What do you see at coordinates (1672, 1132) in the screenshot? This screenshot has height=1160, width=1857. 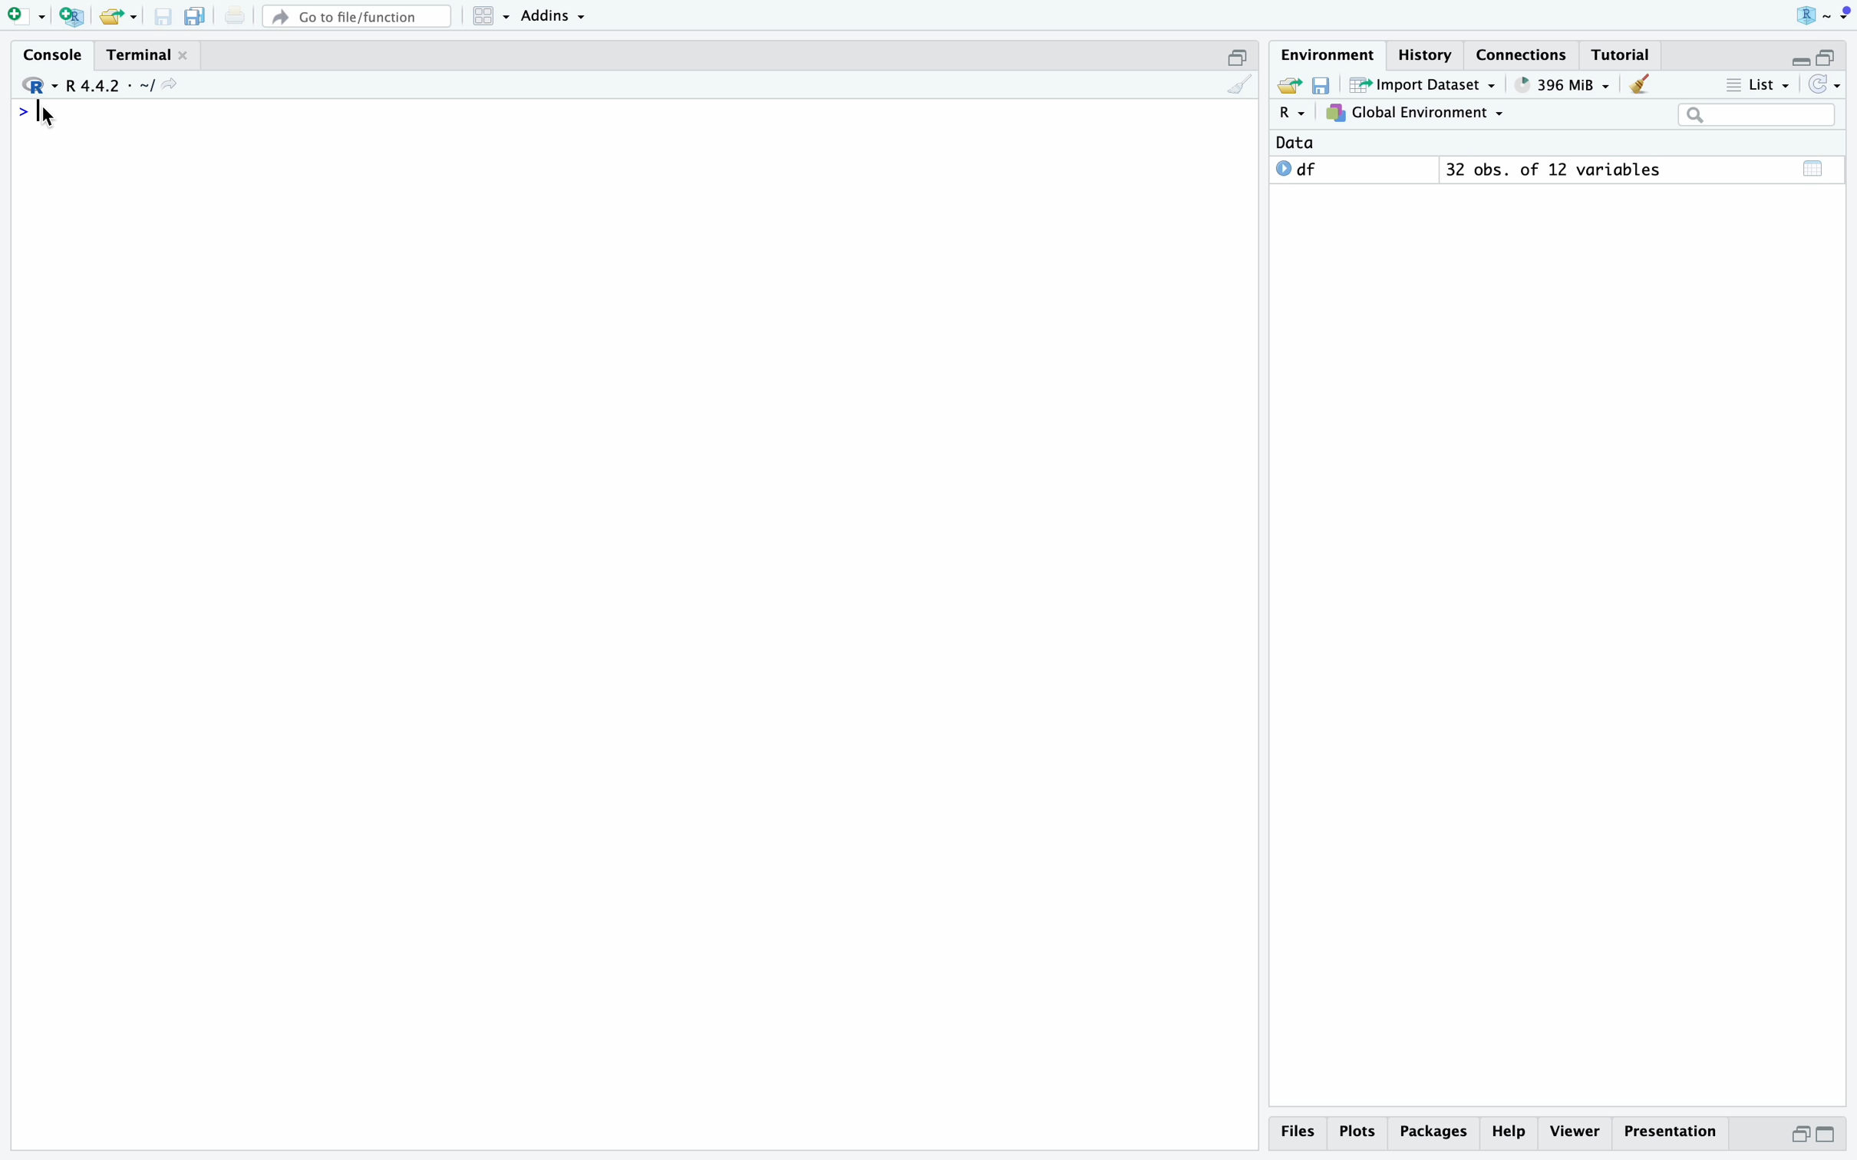 I see `Presentation ` at bounding box center [1672, 1132].